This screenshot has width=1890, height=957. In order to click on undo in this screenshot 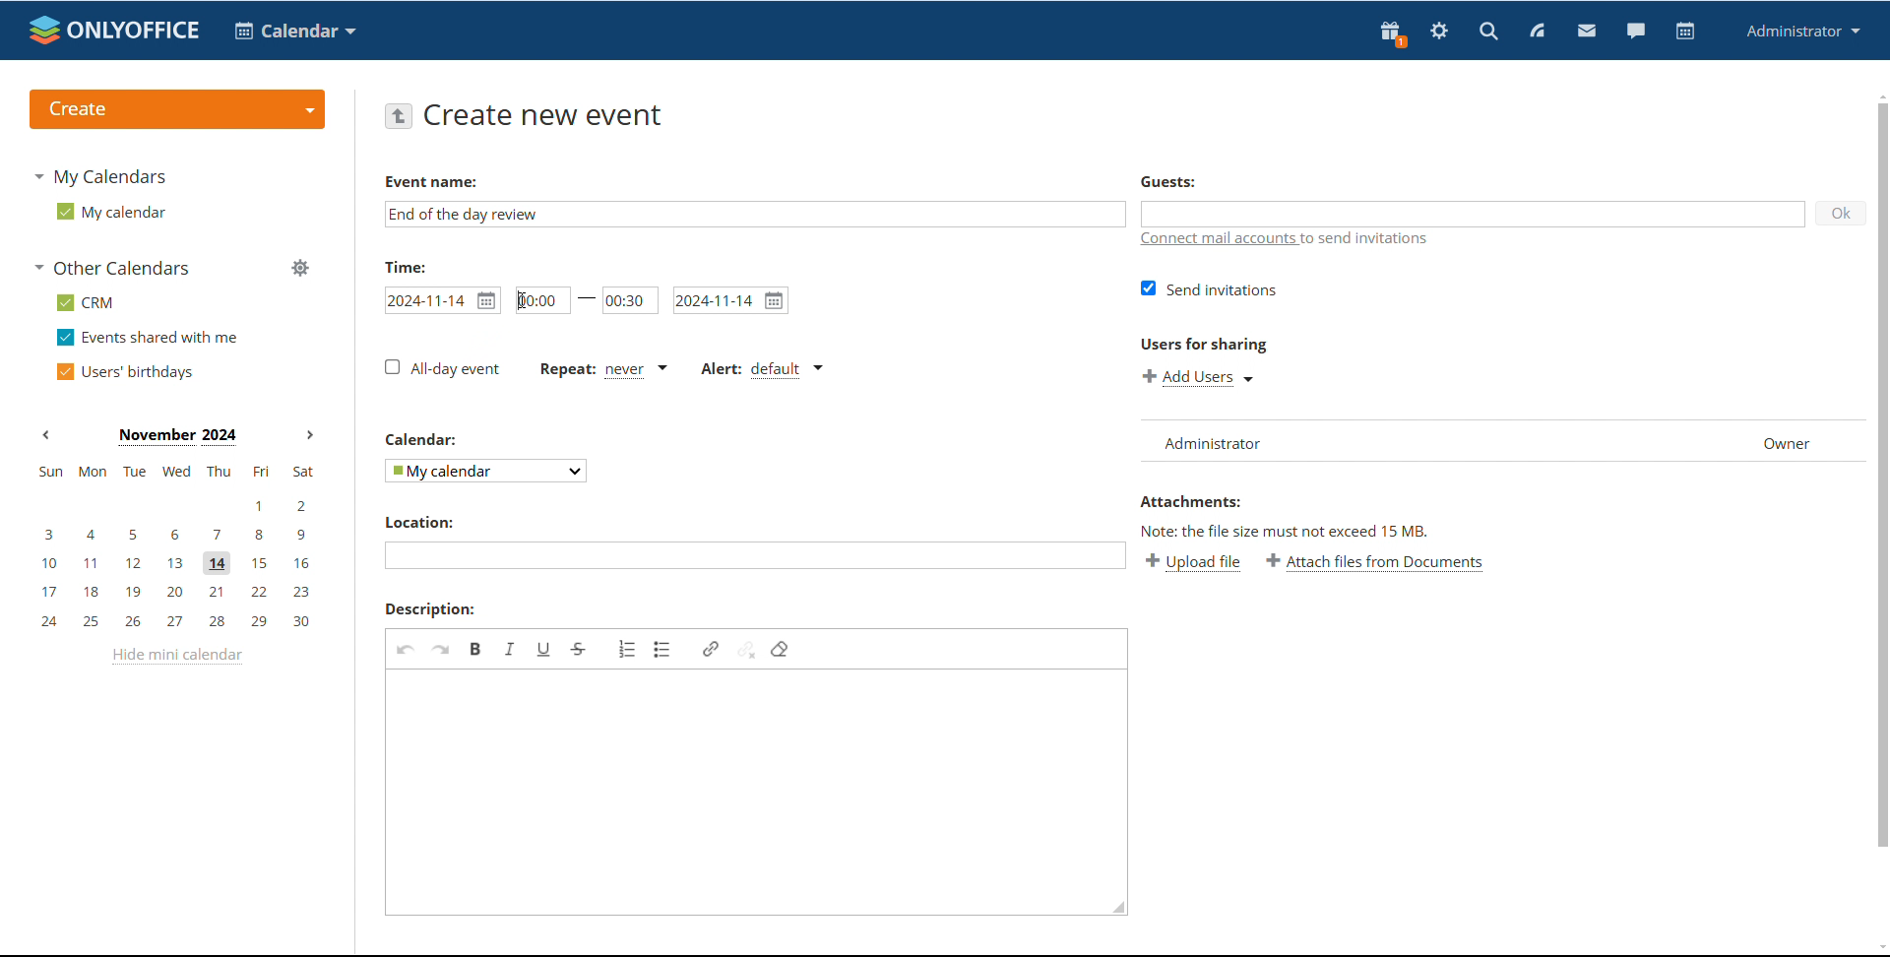, I will do `click(406, 649)`.